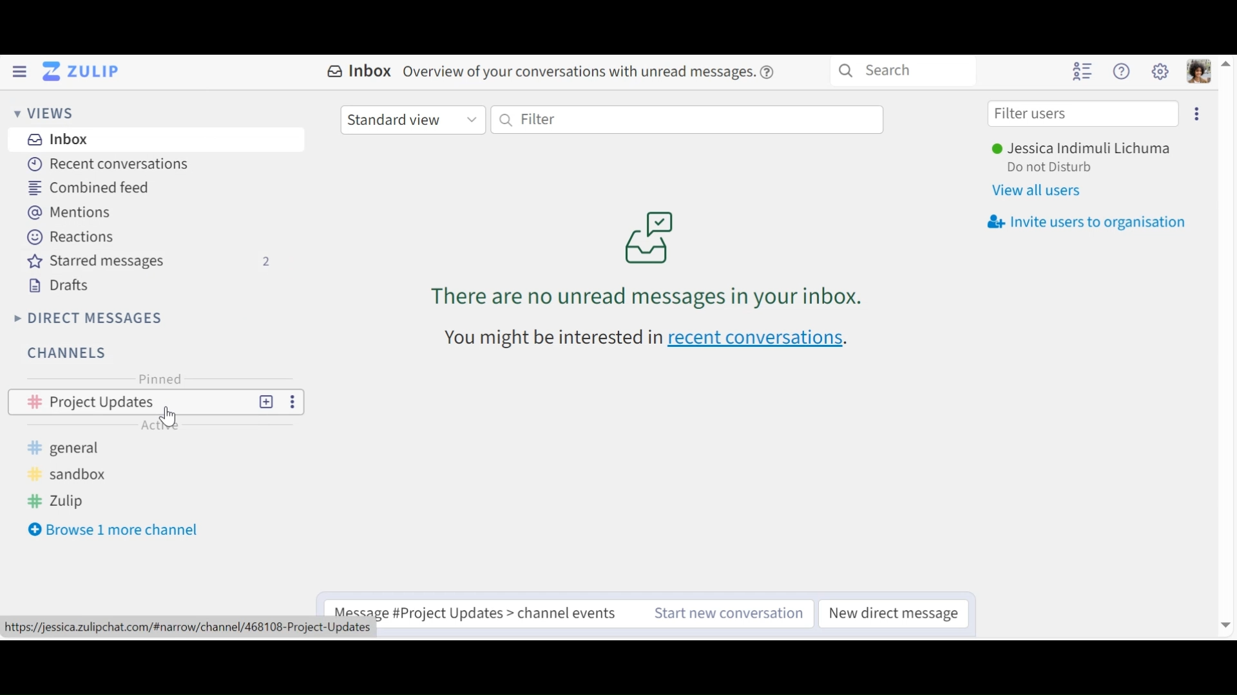 The width and height of the screenshot is (1237, 695). Describe the element at coordinates (550, 72) in the screenshot. I see `Inbox ` at that location.